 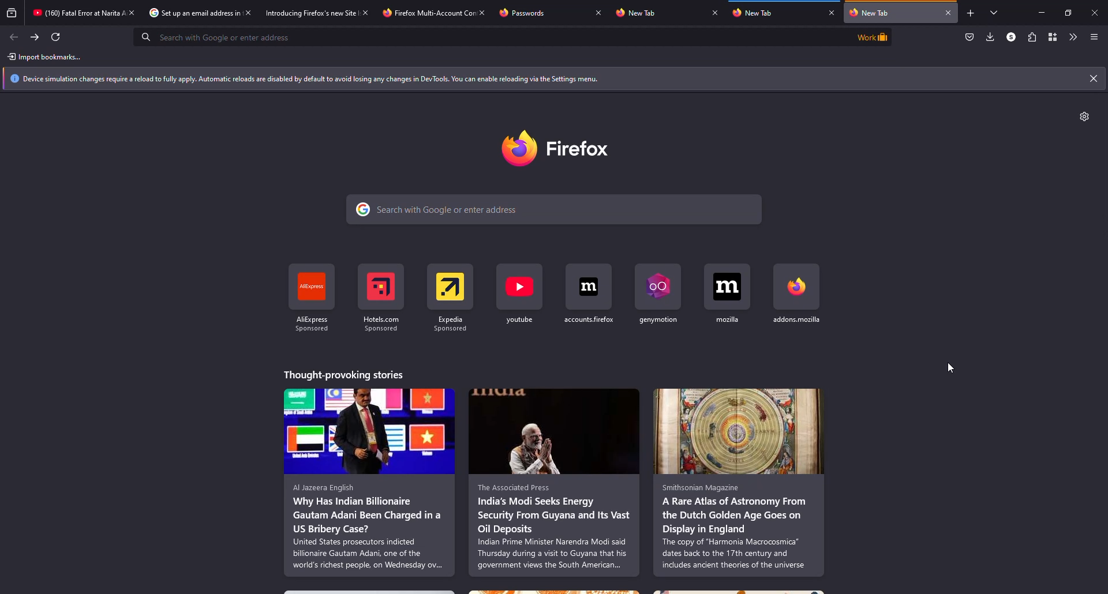 I want to click on tab, so click(x=638, y=13).